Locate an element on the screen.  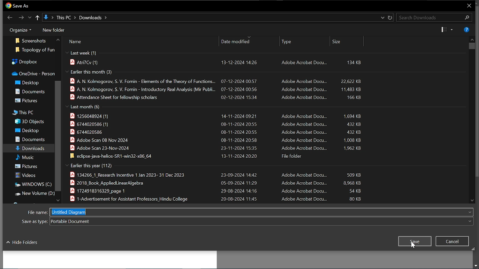
N 6744020586 is located at coordinates (87, 132).